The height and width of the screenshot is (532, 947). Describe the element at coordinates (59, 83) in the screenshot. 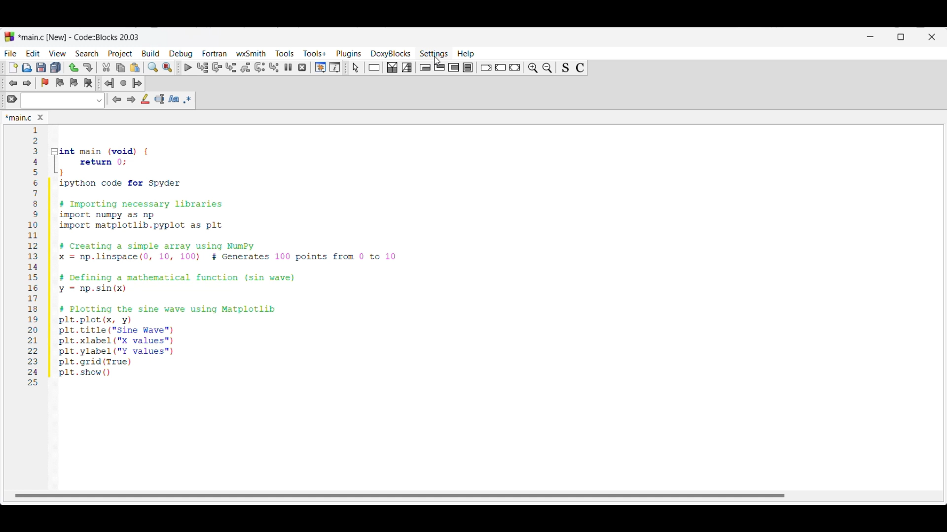

I see `Previous bookmark` at that location.